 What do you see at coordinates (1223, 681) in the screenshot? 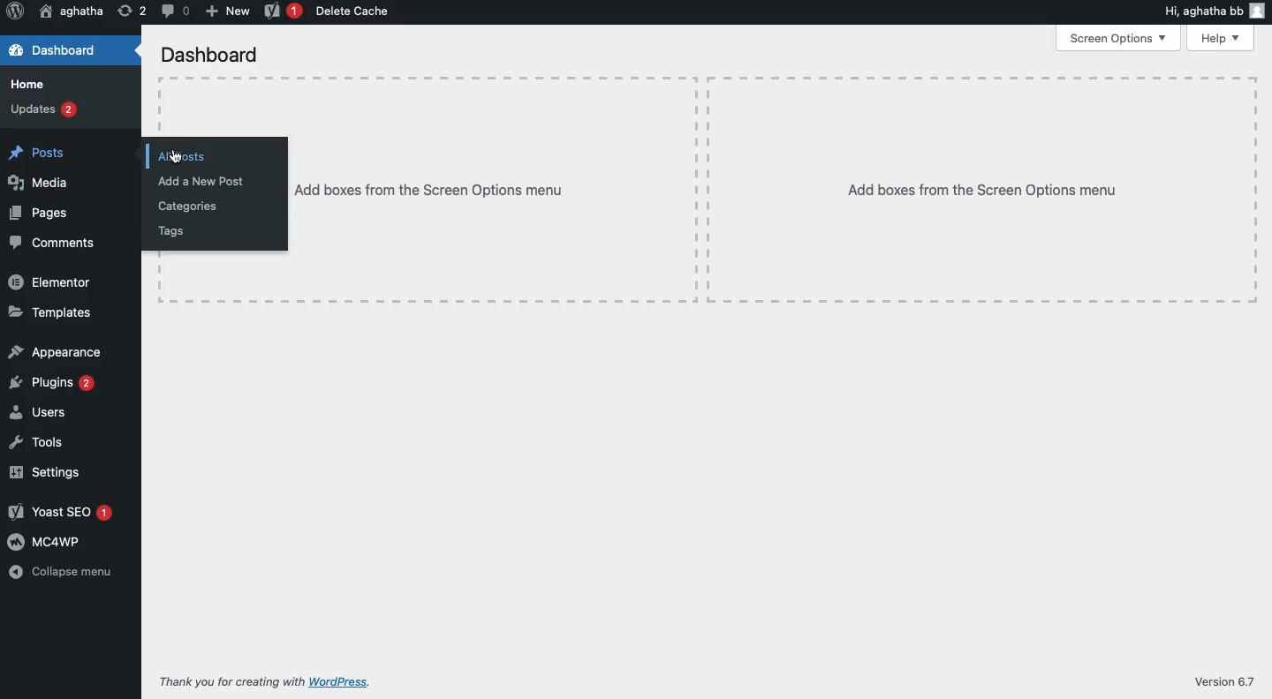
I see `Version 6.7` at bounding box center [1223, 681].